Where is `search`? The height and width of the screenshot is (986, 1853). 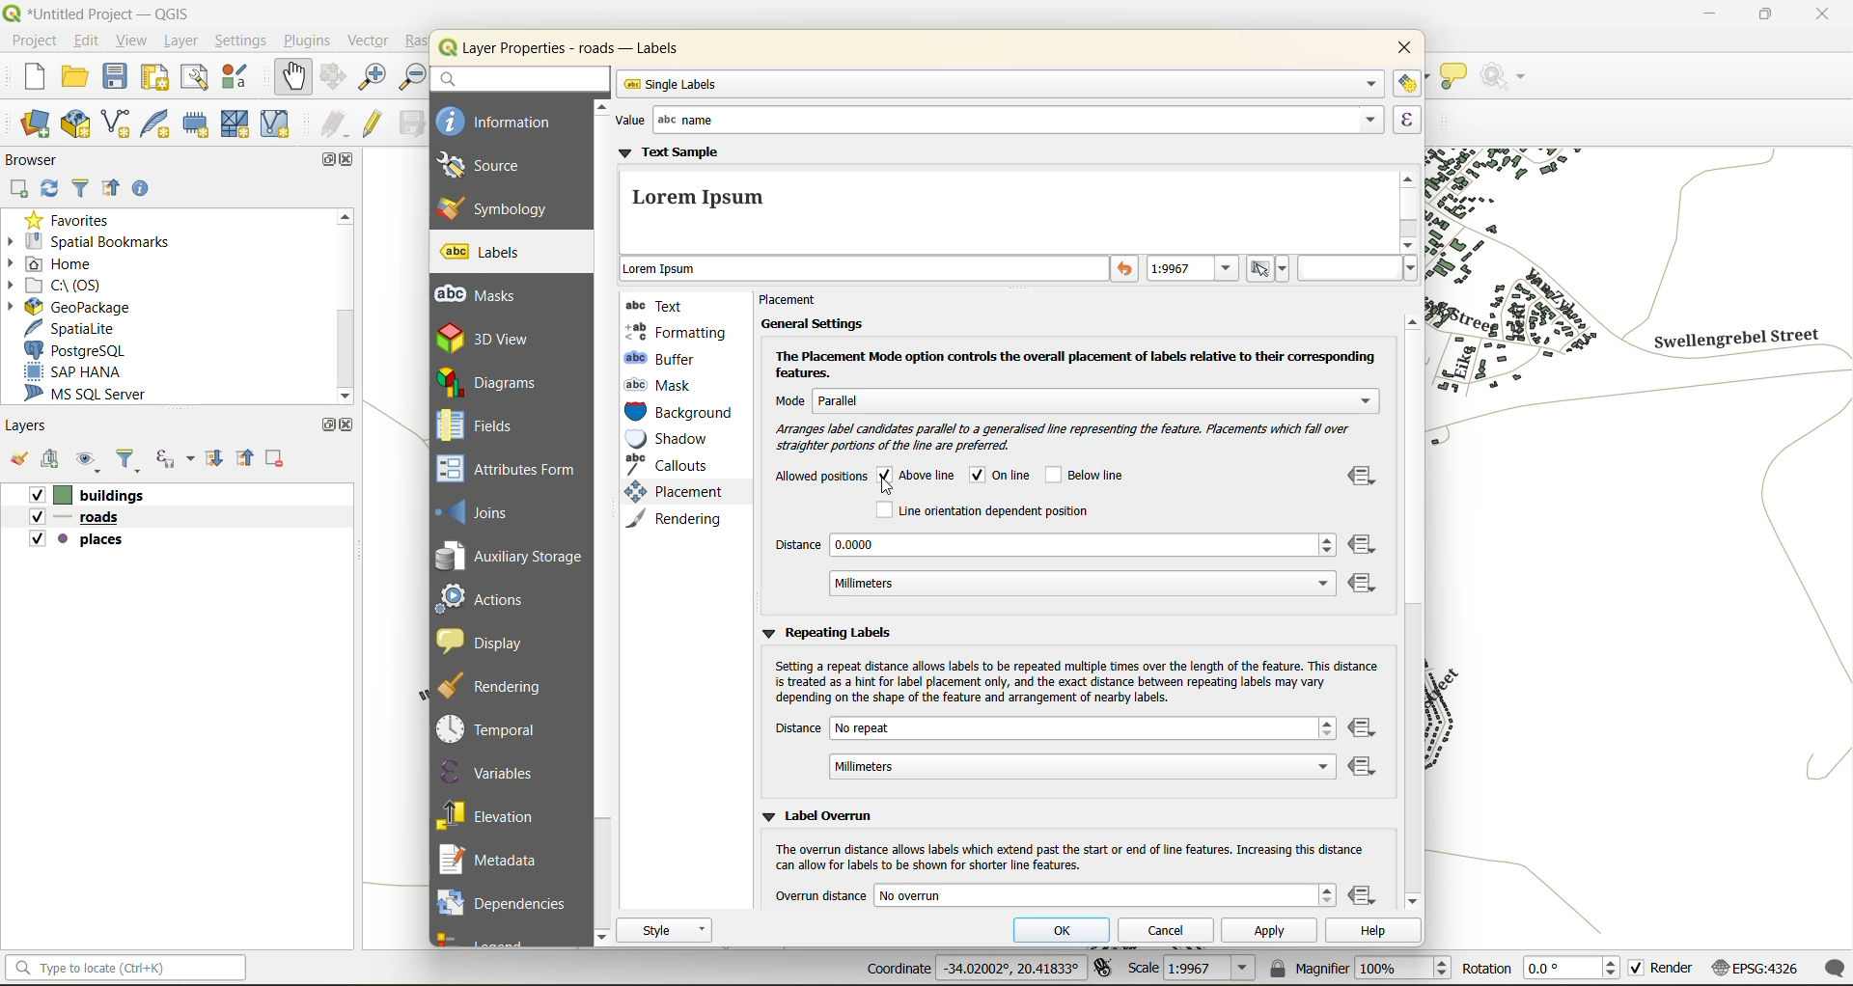 search is located at coordinates (518, 78).